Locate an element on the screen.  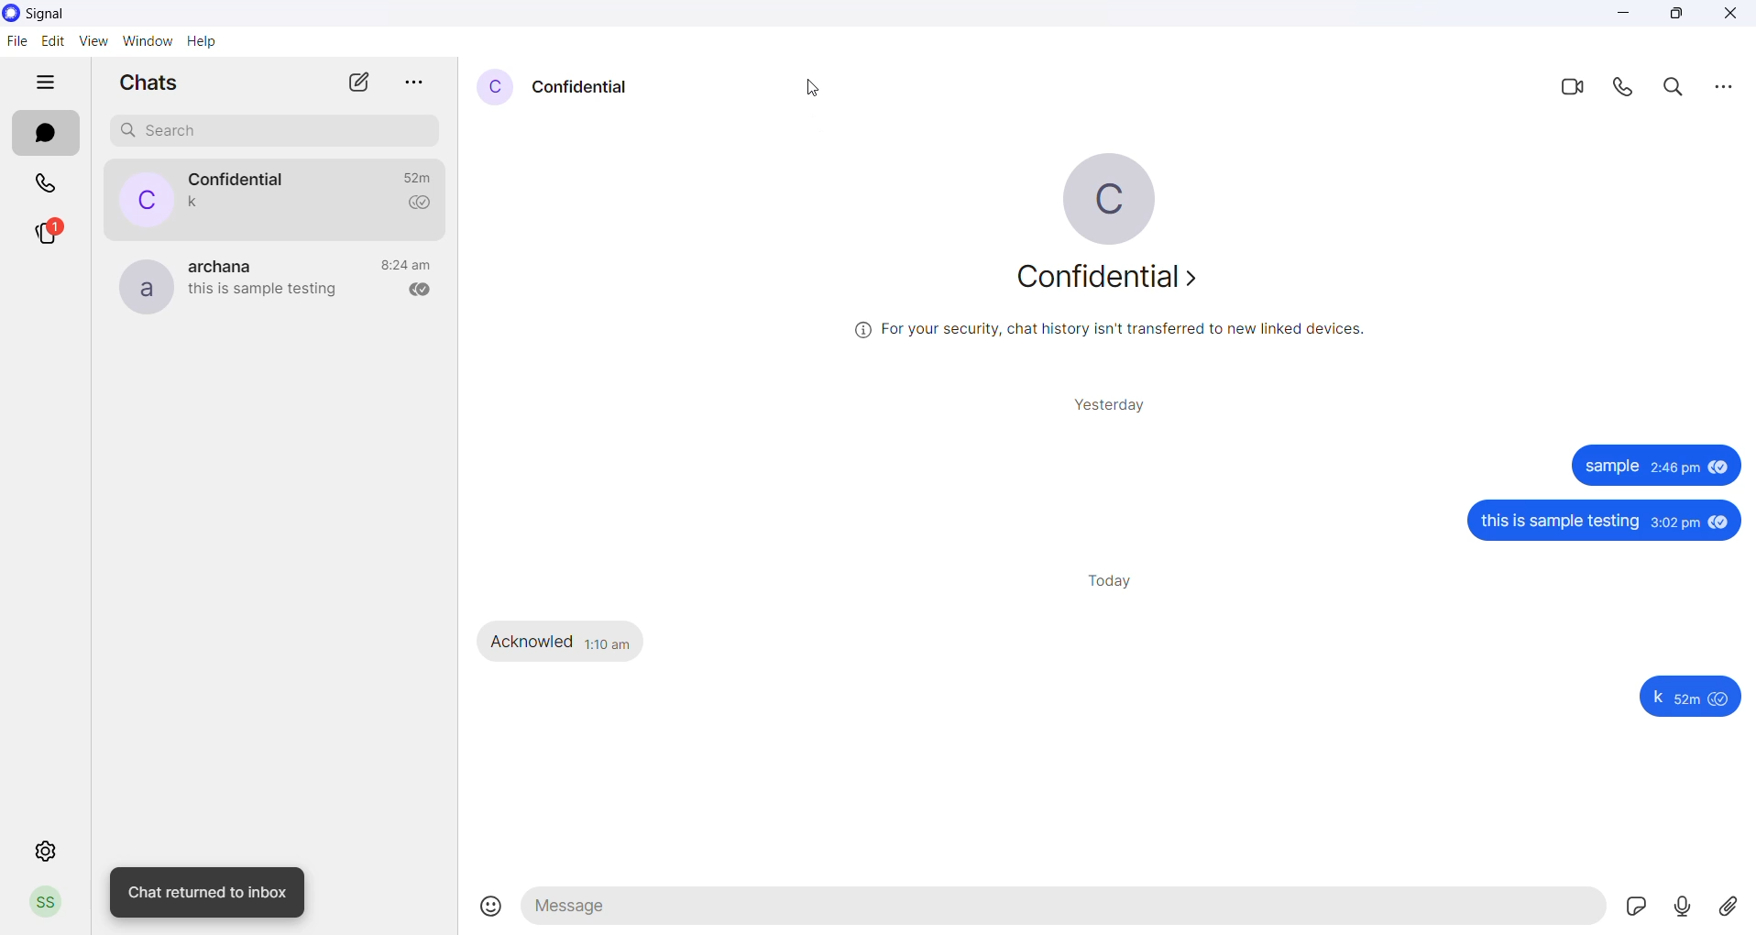
sticker is located at coordinates (1632, 906).